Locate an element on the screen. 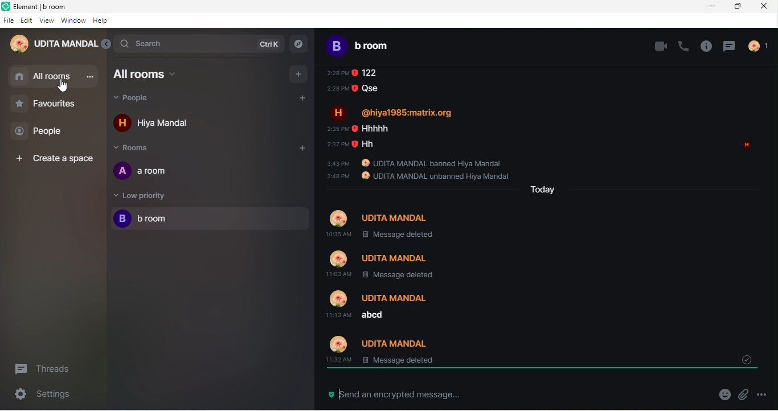 The image size is (778, 411). cursor is located at coordinates (63, 88).